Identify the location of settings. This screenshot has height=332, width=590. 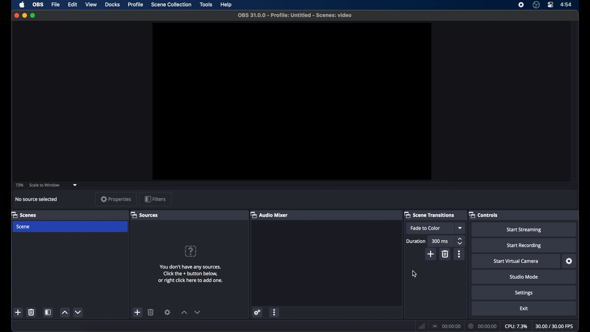
(524, 293).